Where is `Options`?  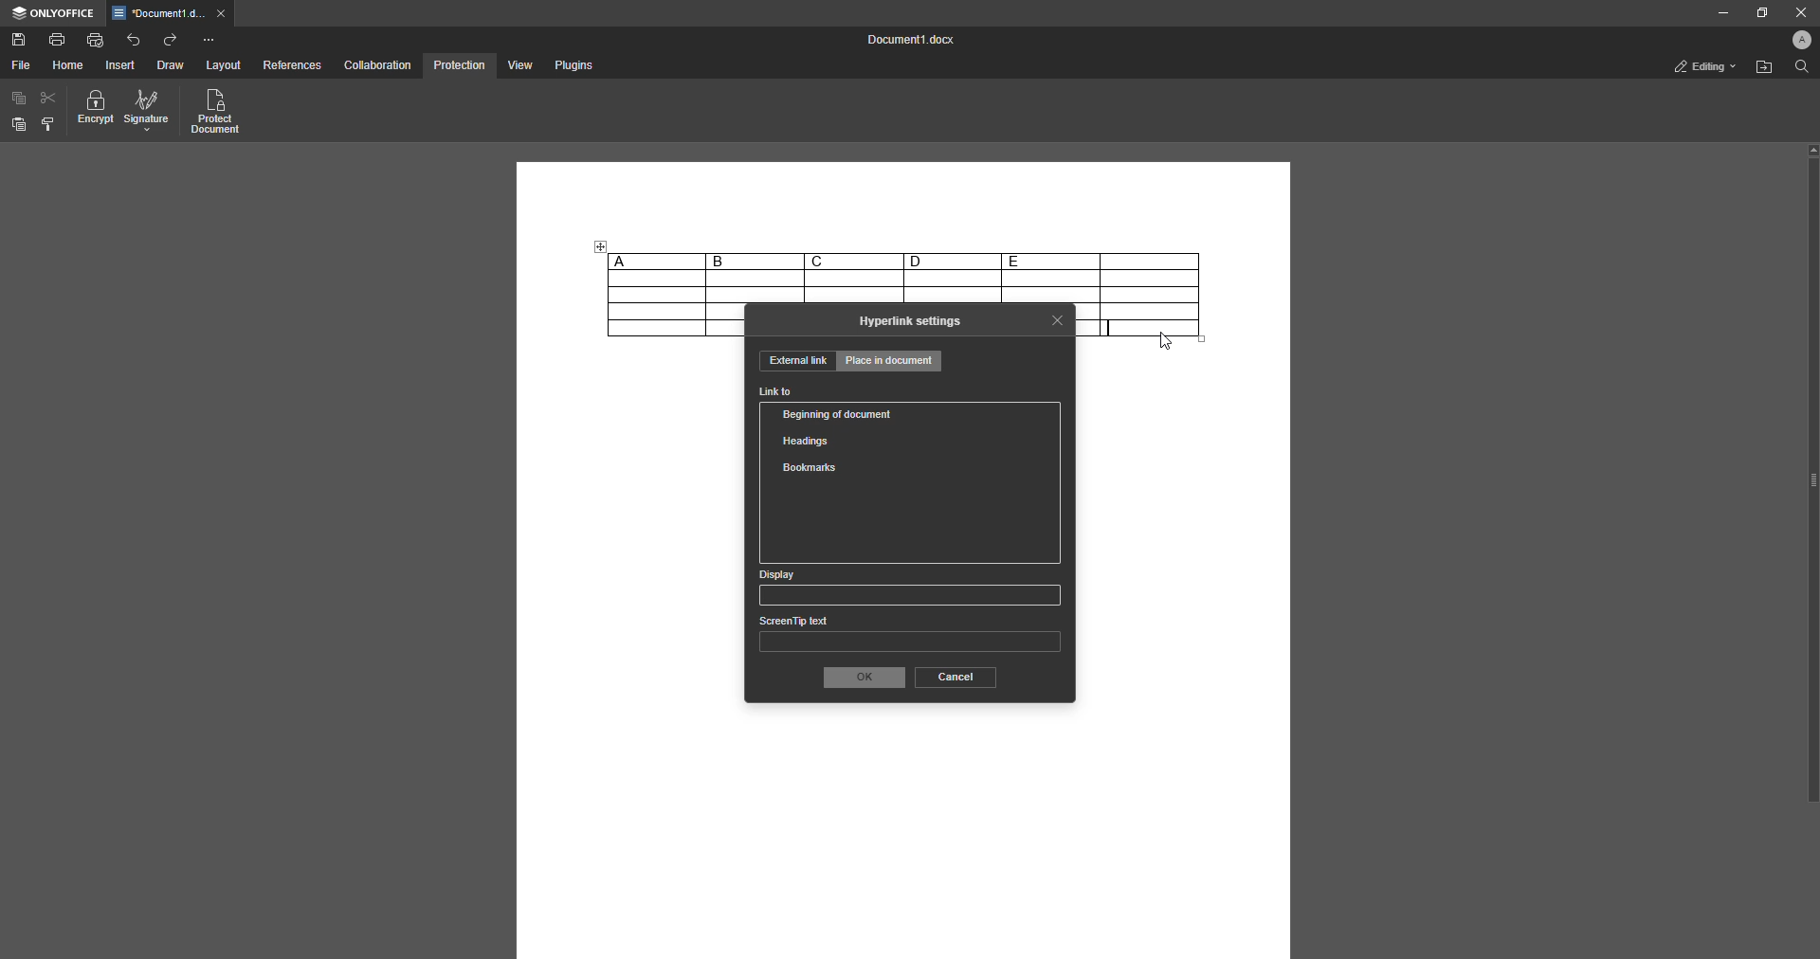
Options is located at coordinates (209, 40).